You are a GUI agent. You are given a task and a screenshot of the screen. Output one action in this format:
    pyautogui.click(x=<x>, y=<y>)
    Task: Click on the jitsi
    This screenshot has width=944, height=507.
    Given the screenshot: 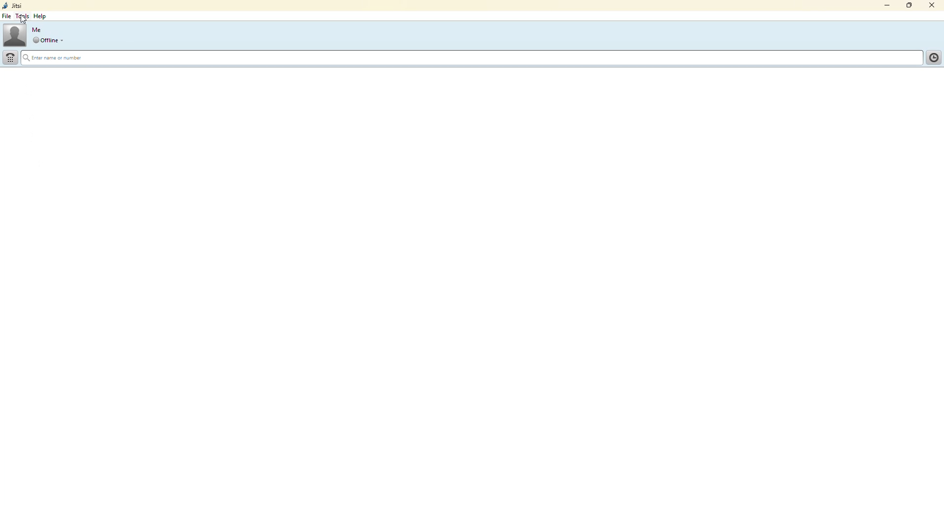 What is the action you would take?
    pyautogui.click(x=14, y=5)
    